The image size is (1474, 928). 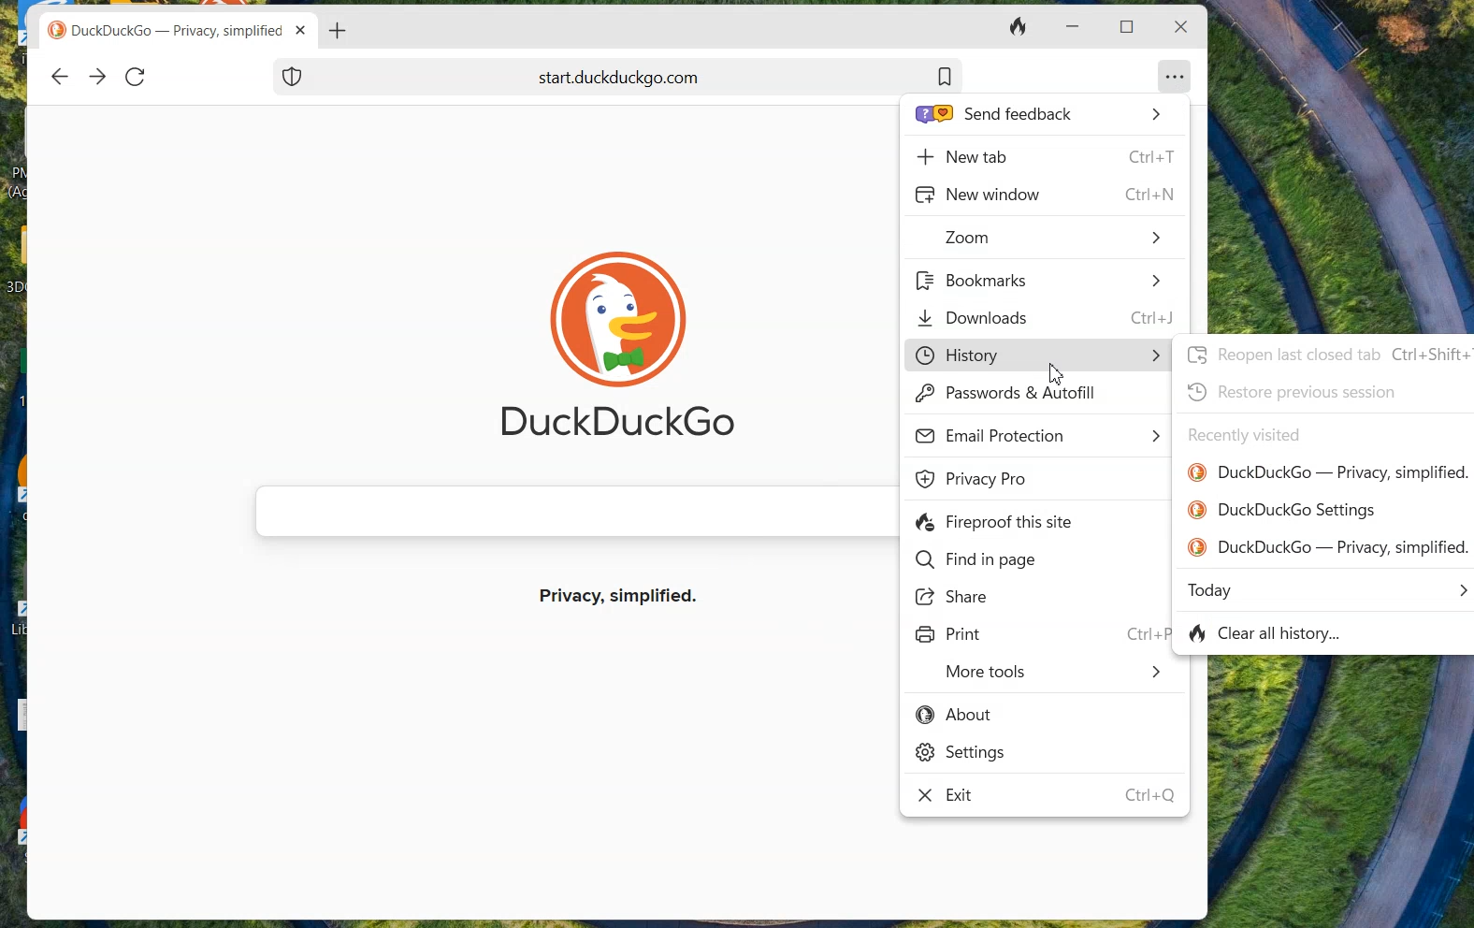 I want to click on Share, so click(x=958, y=599).